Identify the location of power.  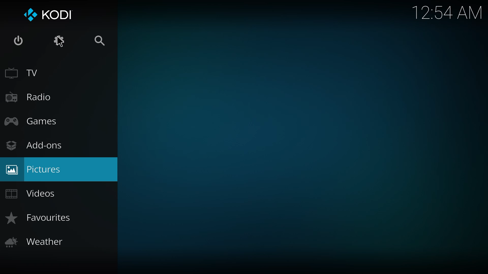
(18, 39).